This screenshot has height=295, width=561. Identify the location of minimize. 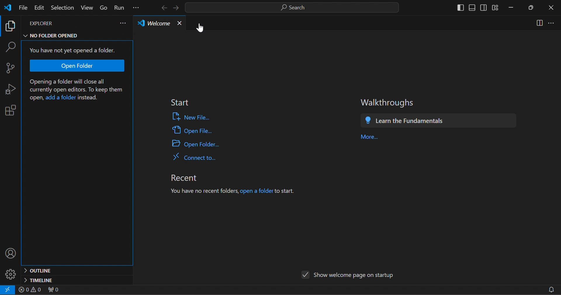
(514, 9).